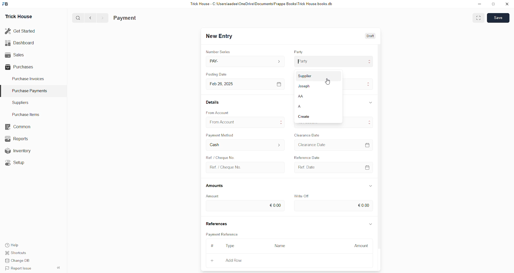 Image resolution: width=514 pixels, height=273 pixels. What do you see at coordinates (15, 55) in the screenshot?
I see `Sales` at bounding box center [15, 55].